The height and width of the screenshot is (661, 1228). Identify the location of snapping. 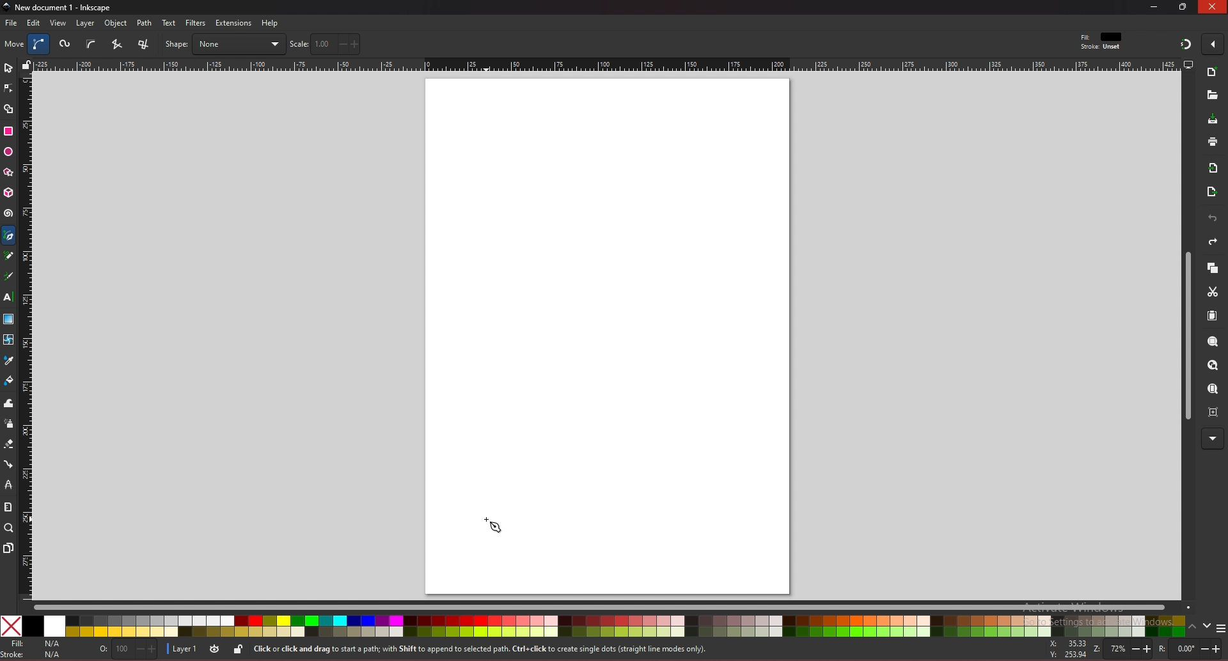
(1186, 43).